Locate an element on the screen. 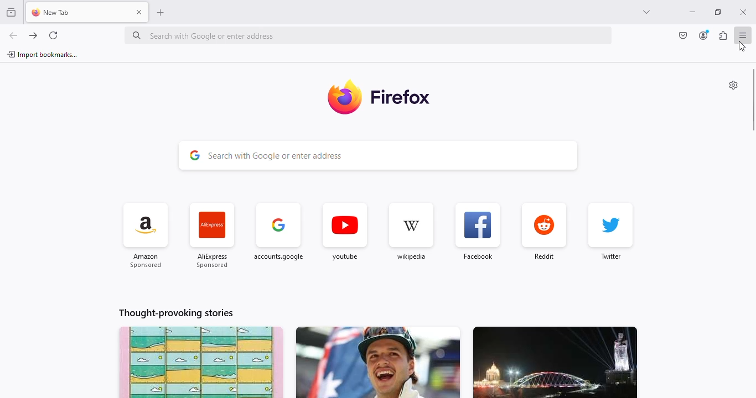  google accounts is located at coordinates (279, 235).